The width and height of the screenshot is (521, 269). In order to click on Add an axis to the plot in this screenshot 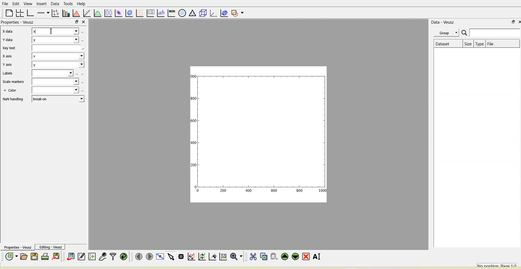, I will do `click(43, 13)`.